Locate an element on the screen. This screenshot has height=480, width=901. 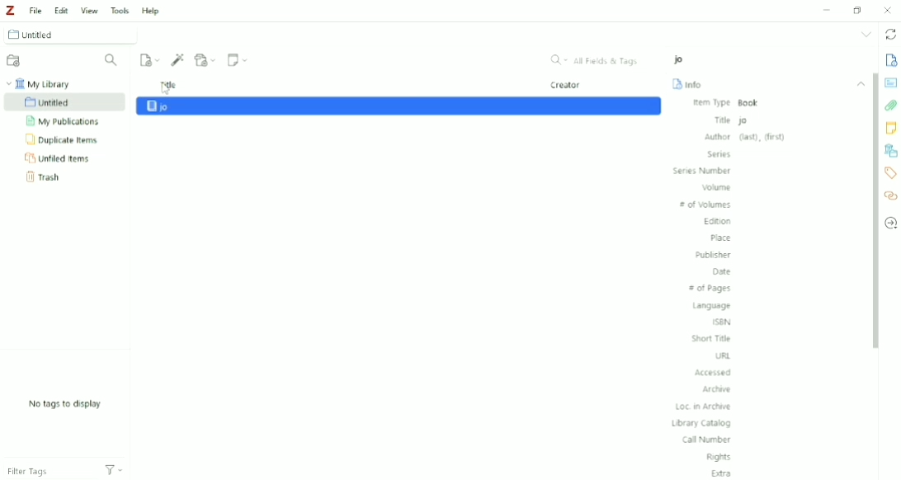
Creator is located at coordinates (567, 86).